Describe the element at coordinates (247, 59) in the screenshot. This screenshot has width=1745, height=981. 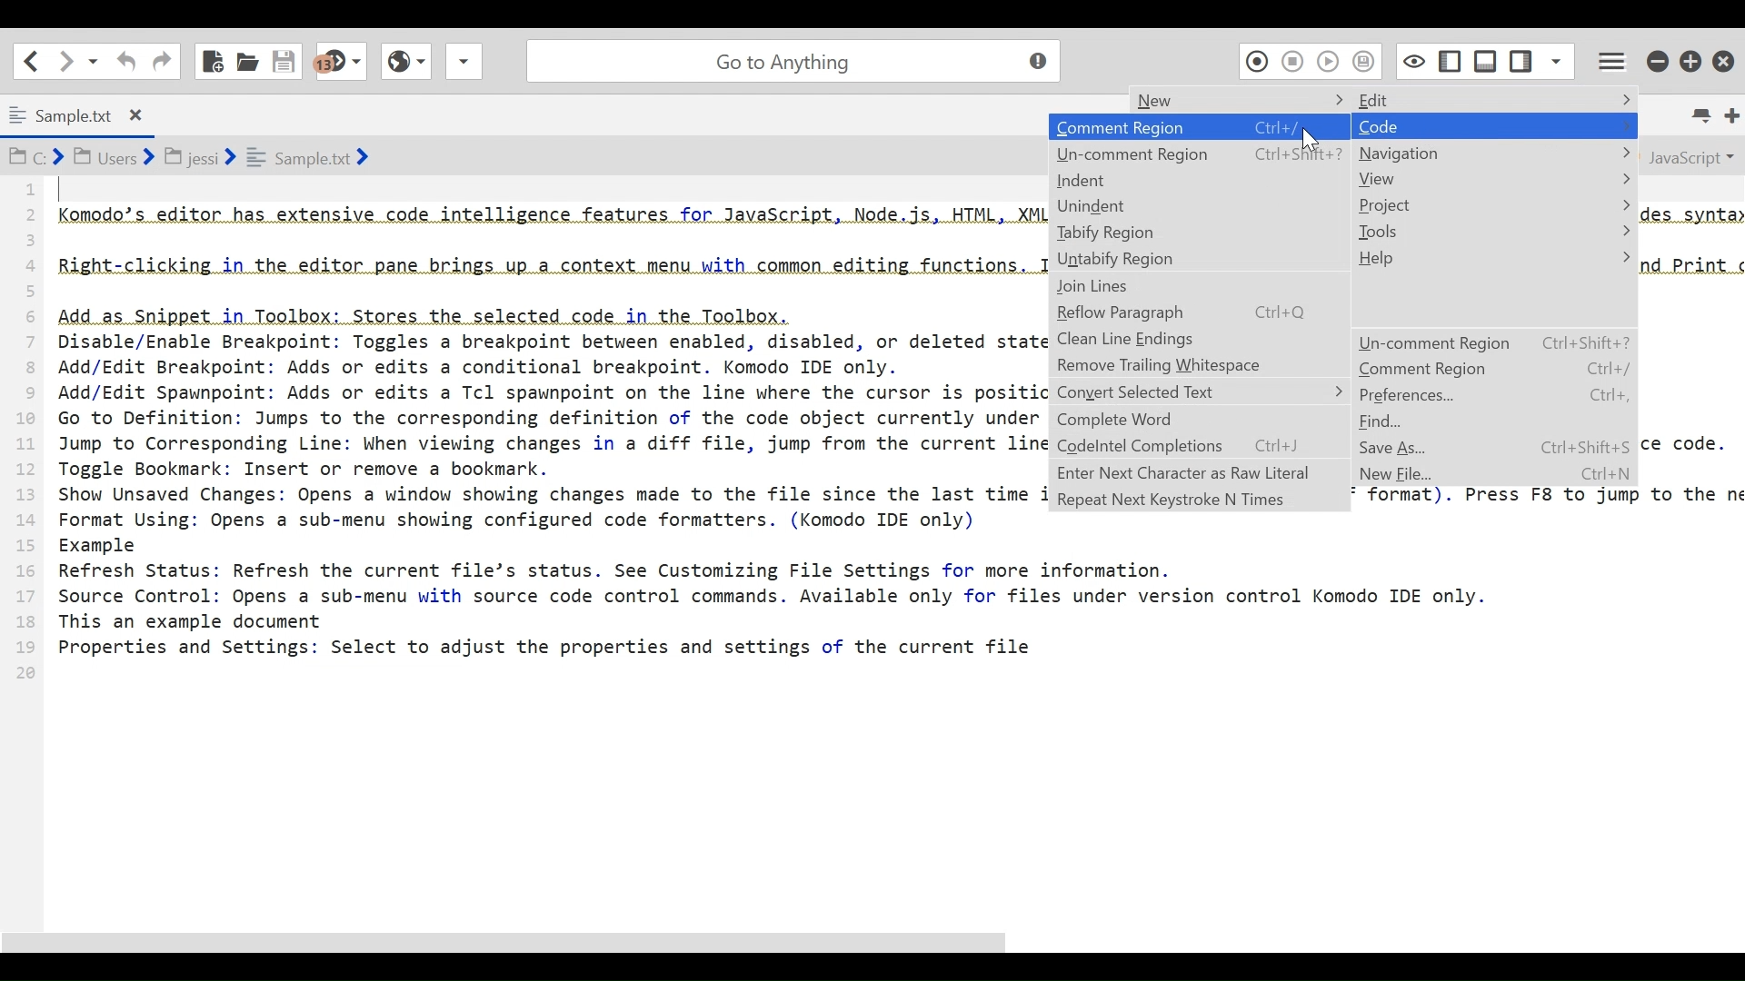
I see `Open File` at that location.